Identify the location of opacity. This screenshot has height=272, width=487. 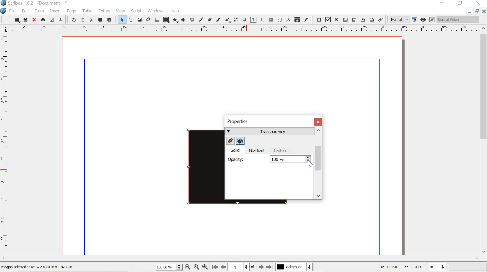
(235, 160).